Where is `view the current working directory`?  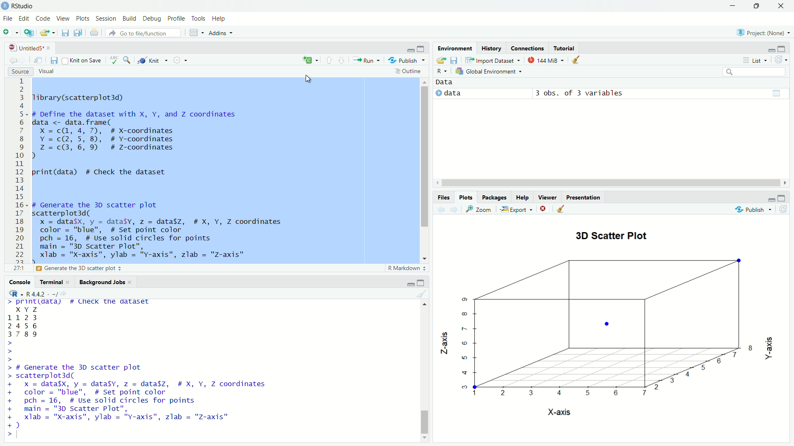
view the current working directory is located at coordinates (69, 294).